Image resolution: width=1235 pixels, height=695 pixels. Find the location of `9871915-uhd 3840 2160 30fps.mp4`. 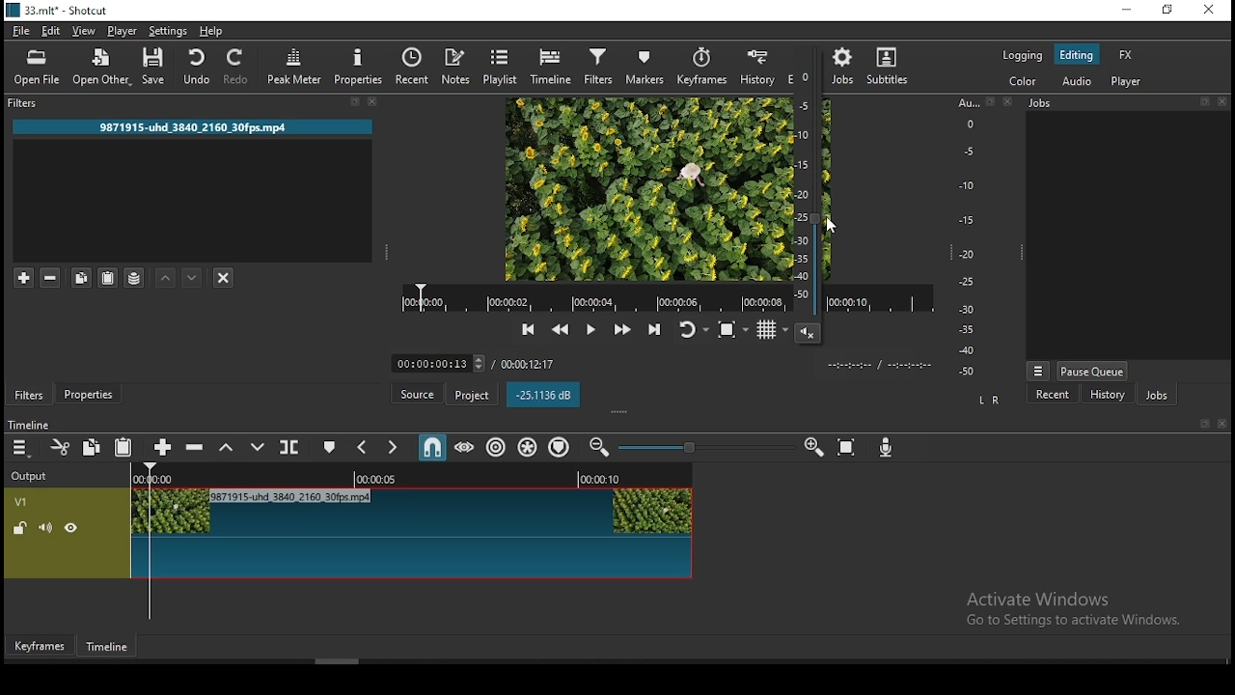

9871915-uhd 3840 2160 30fps.mp4 is located at coordinates (188, 126).